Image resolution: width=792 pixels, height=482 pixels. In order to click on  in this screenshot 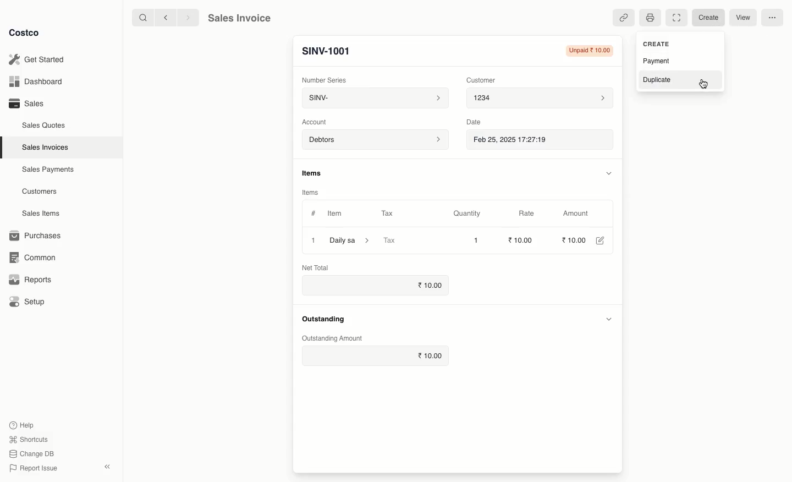, I will do `click(315, 172)`.